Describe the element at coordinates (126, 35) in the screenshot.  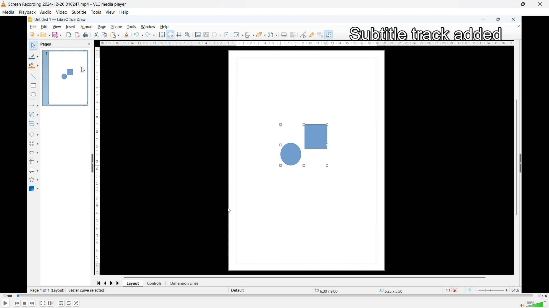
I see `clone formatting` at that location.